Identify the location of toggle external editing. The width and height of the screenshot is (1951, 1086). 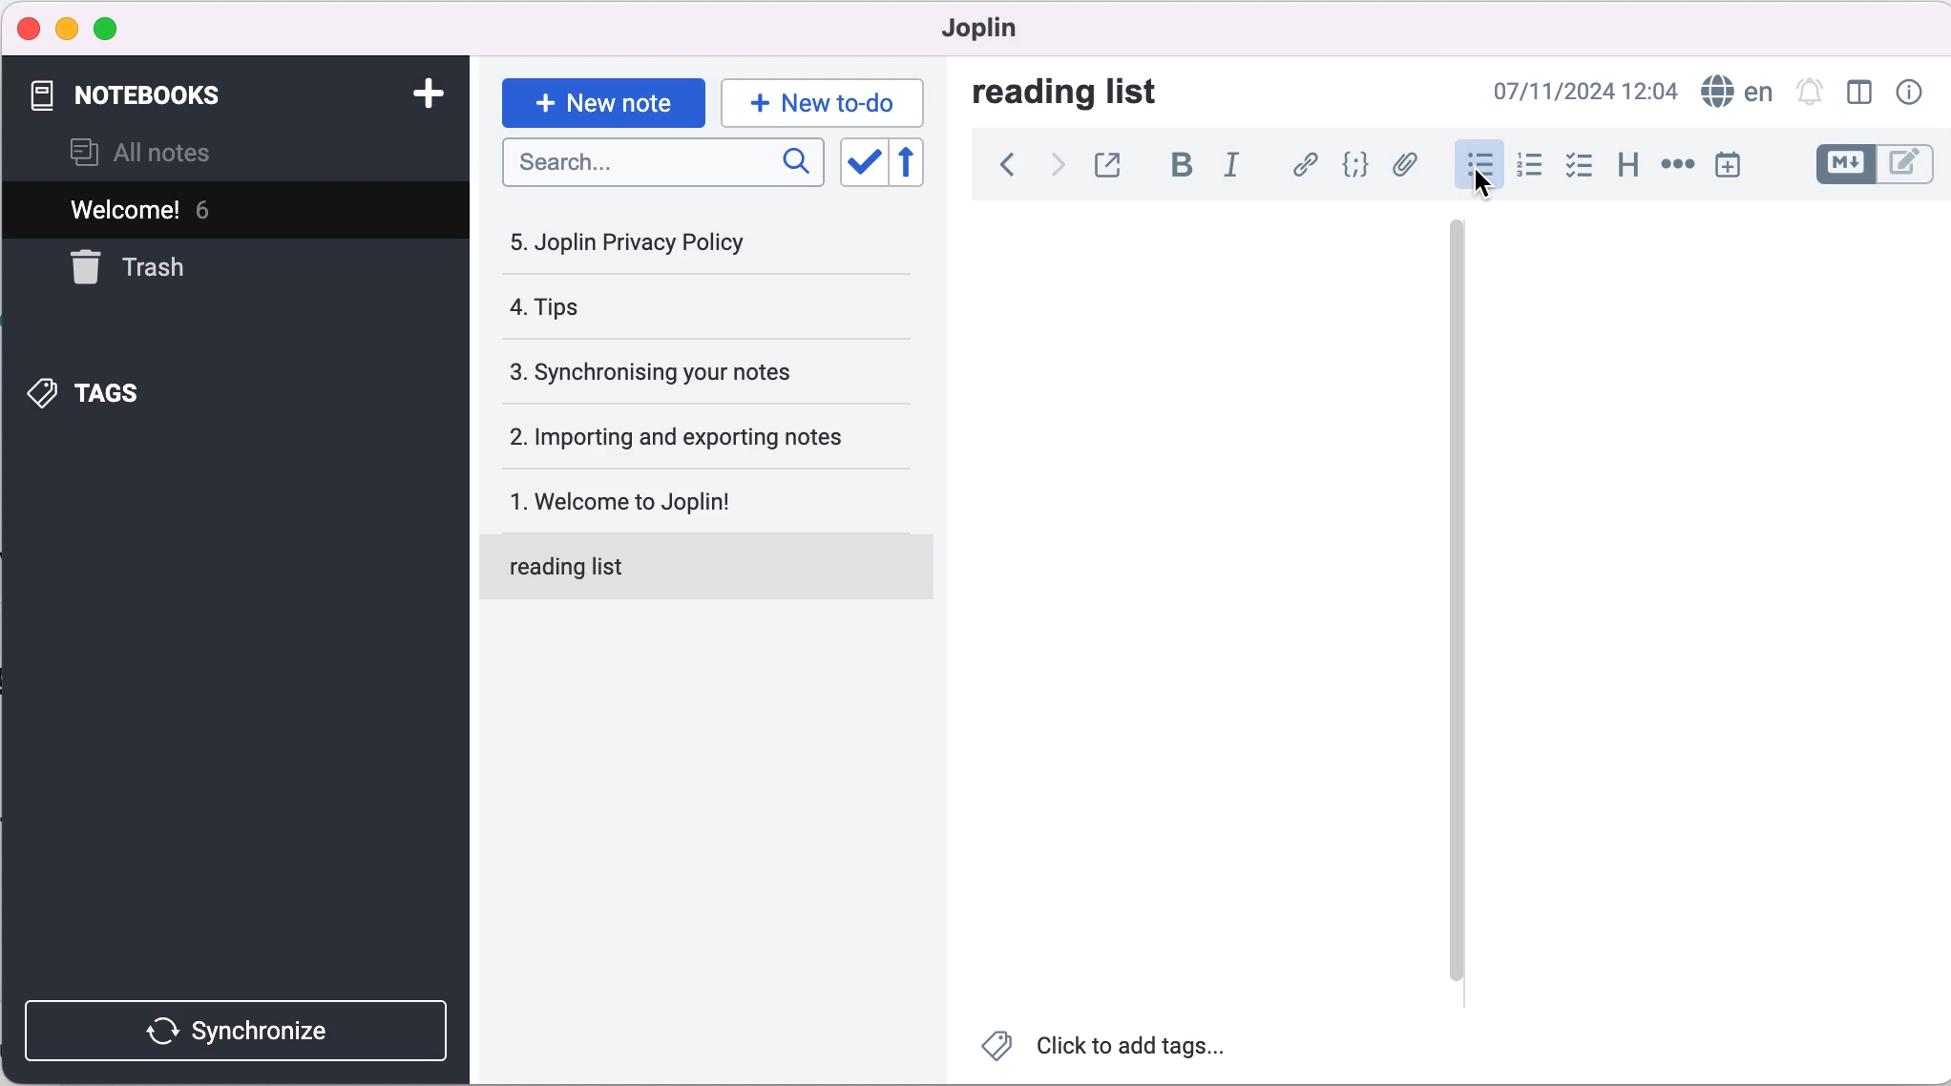
(1117, 163).